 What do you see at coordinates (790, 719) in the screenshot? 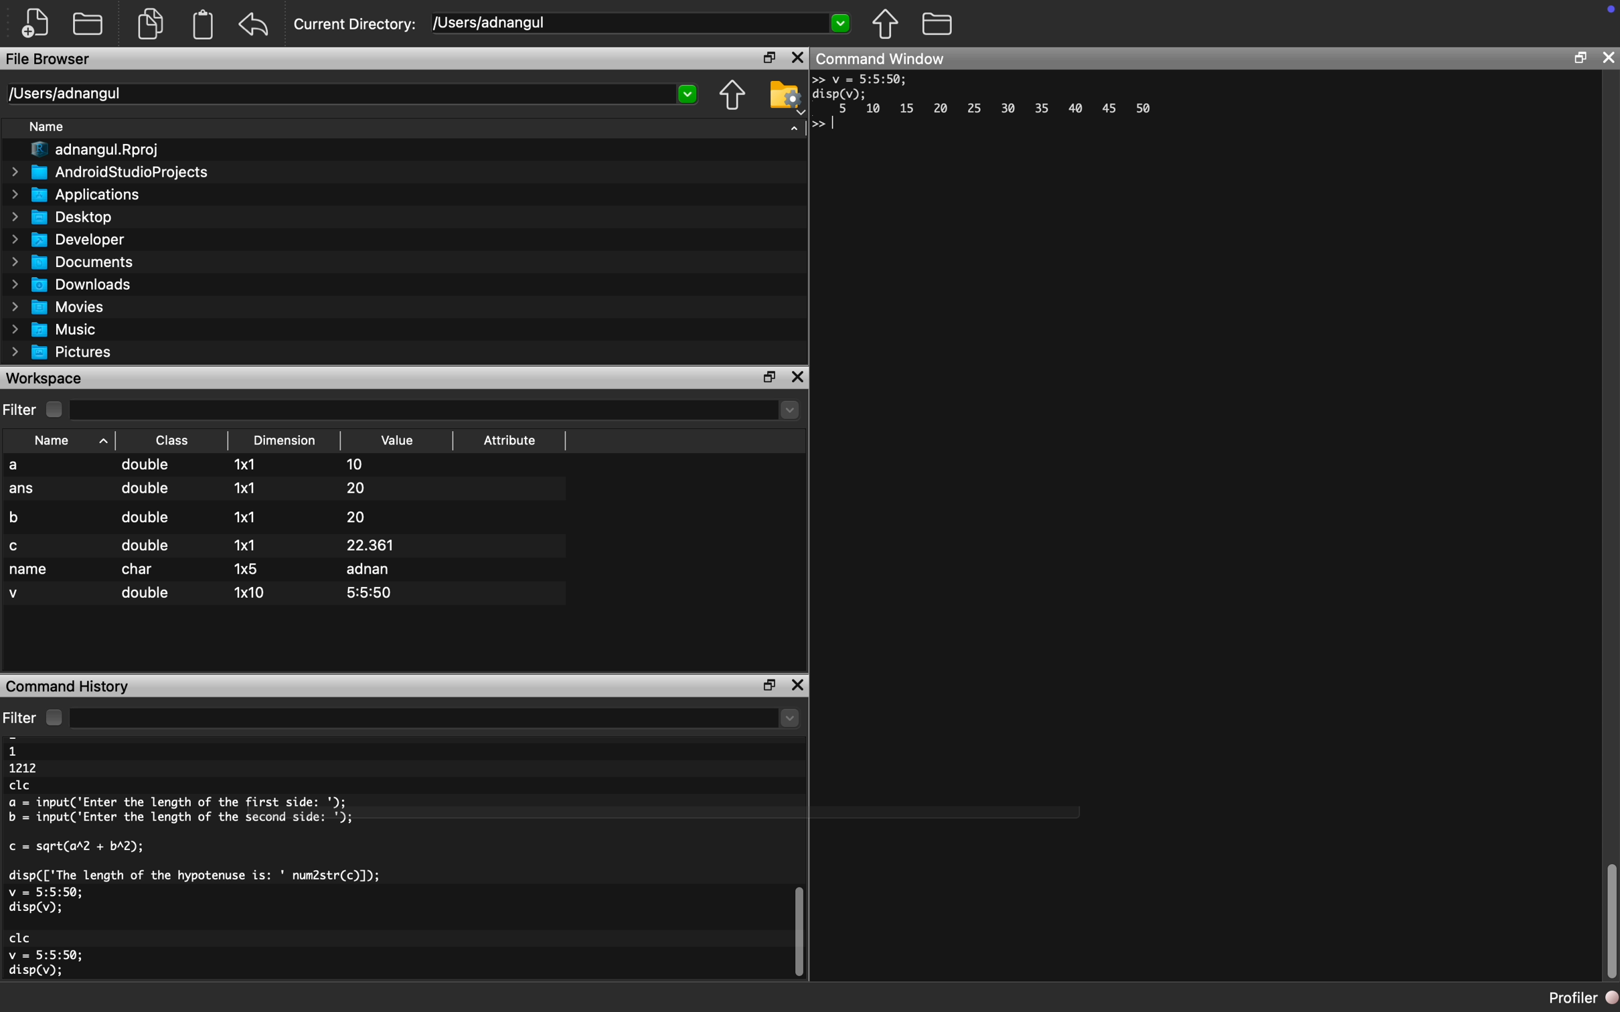
I see `dropdown` at bounding box center [790, 719].